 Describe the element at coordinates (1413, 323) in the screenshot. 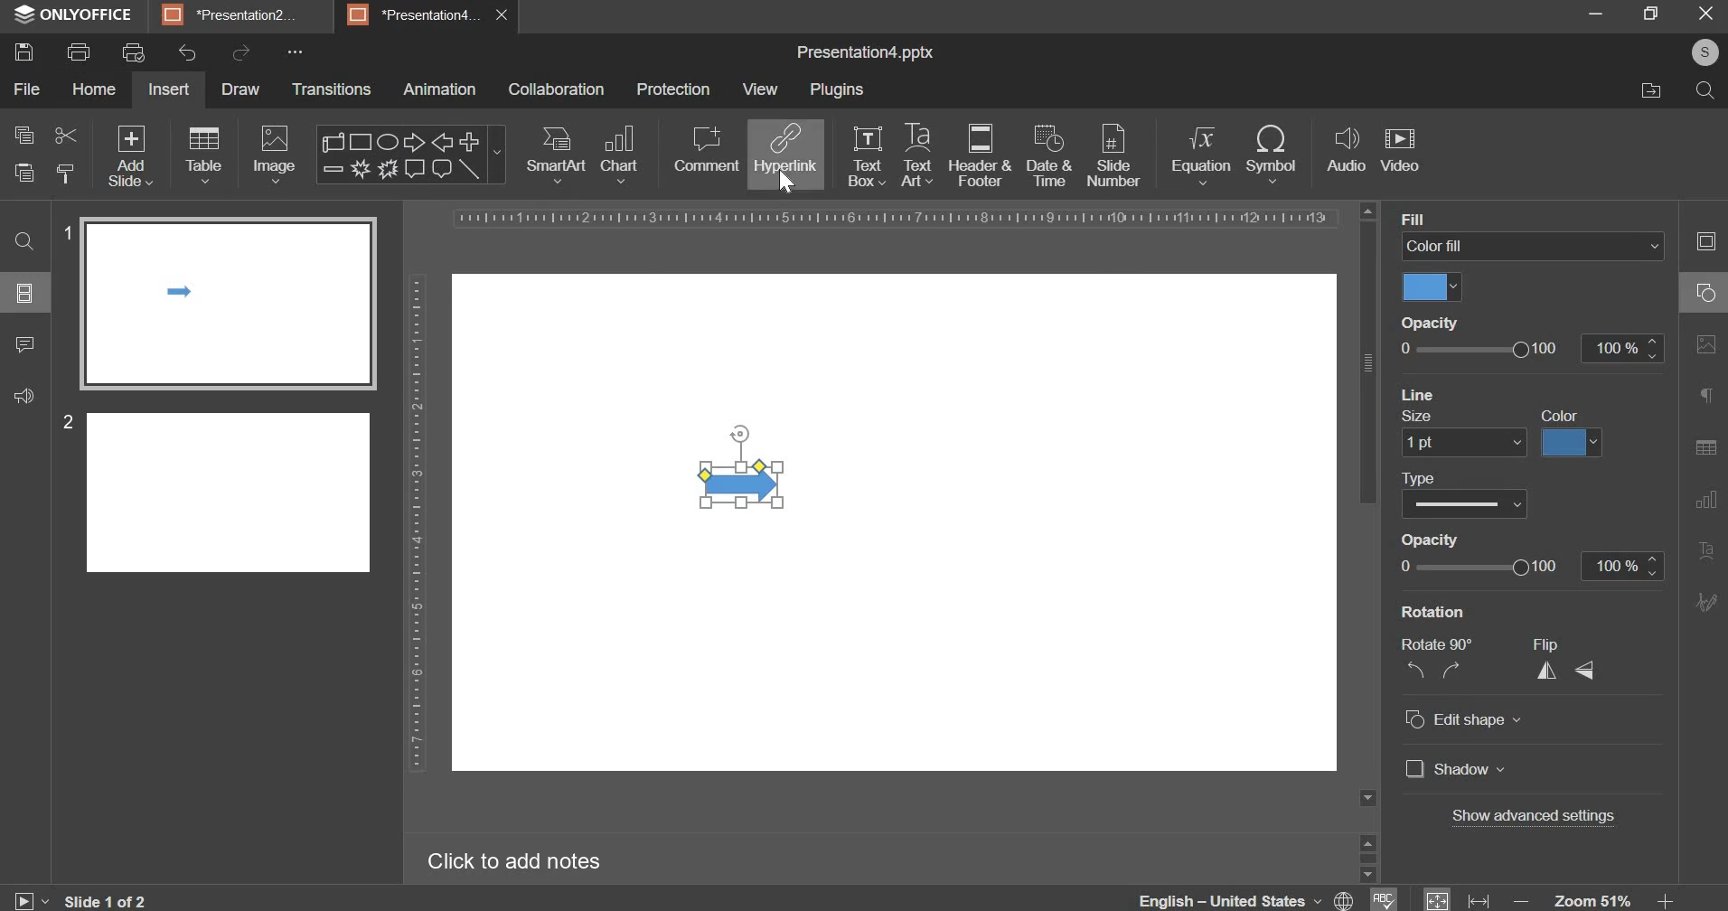

I see `` at that location.